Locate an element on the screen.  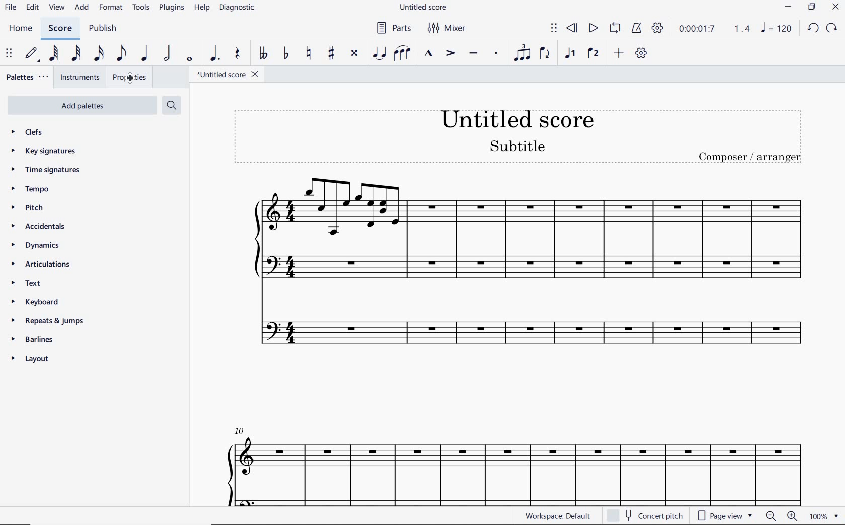
PUBLISH is located at coordinates (103, 29).